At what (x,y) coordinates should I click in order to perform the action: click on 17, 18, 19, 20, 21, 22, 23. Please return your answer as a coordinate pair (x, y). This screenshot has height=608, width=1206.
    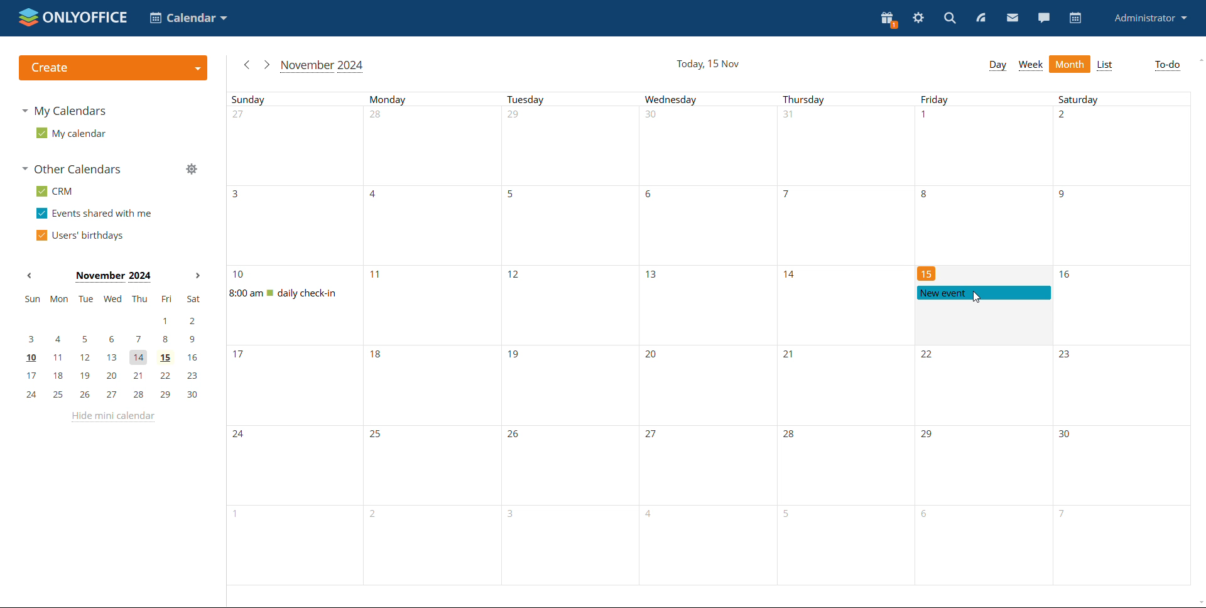
    Looking at the image, I should click on (115, 374).